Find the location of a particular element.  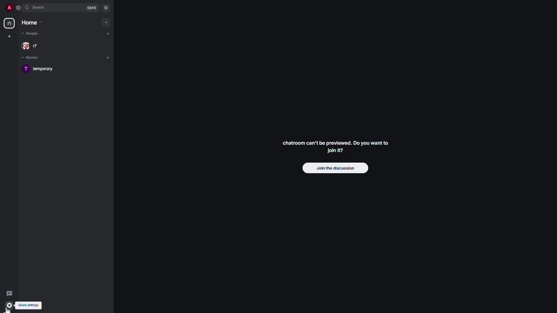

navigator is located at coordinates (107, 7).